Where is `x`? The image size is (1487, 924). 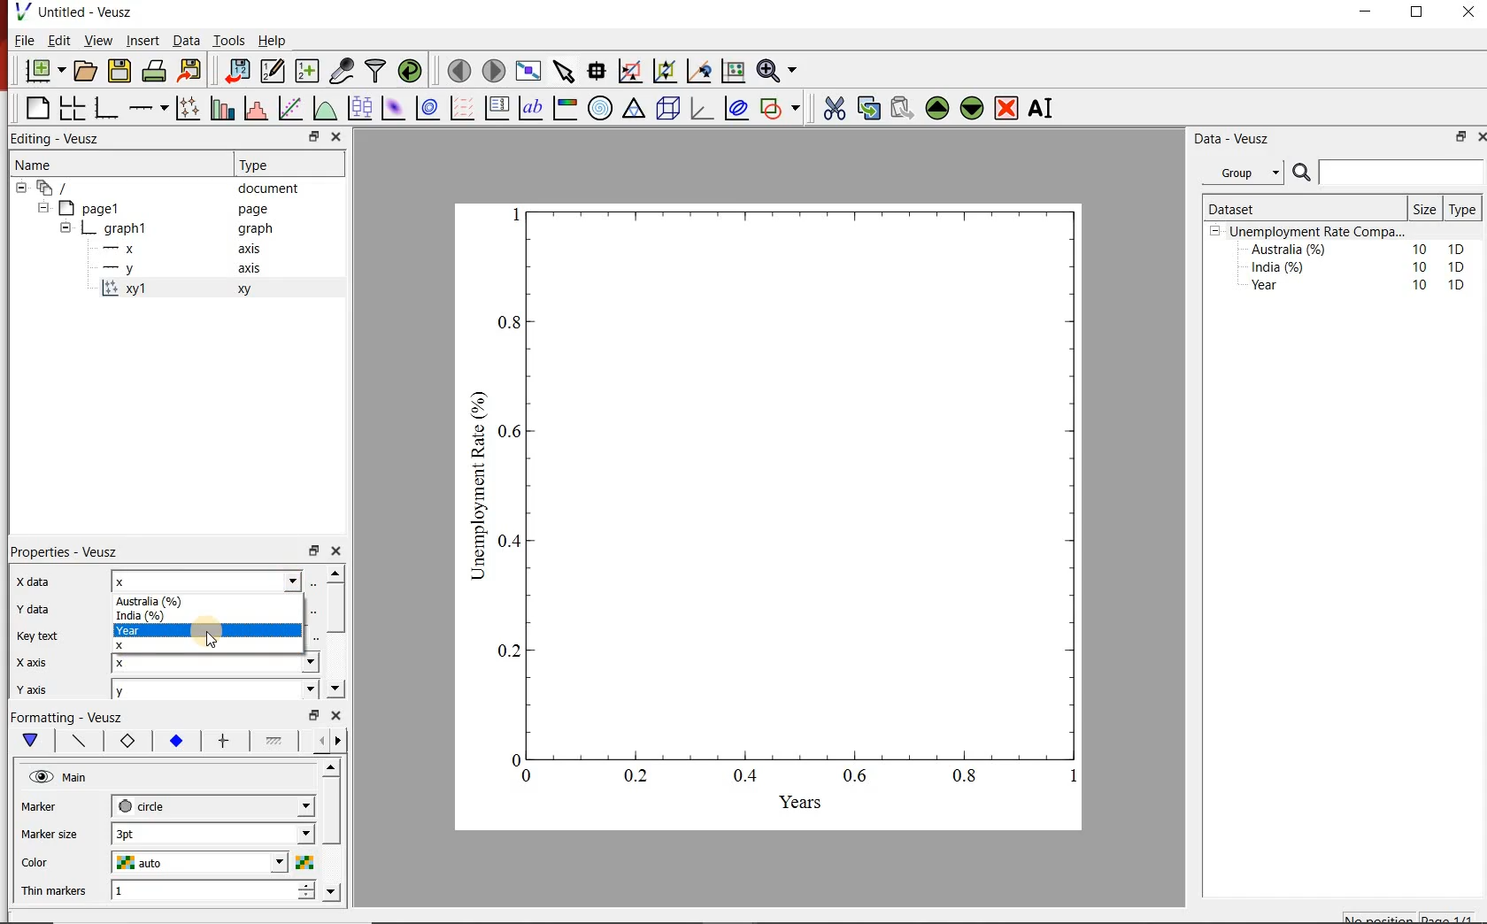 x is located at coordinates (210, 581).